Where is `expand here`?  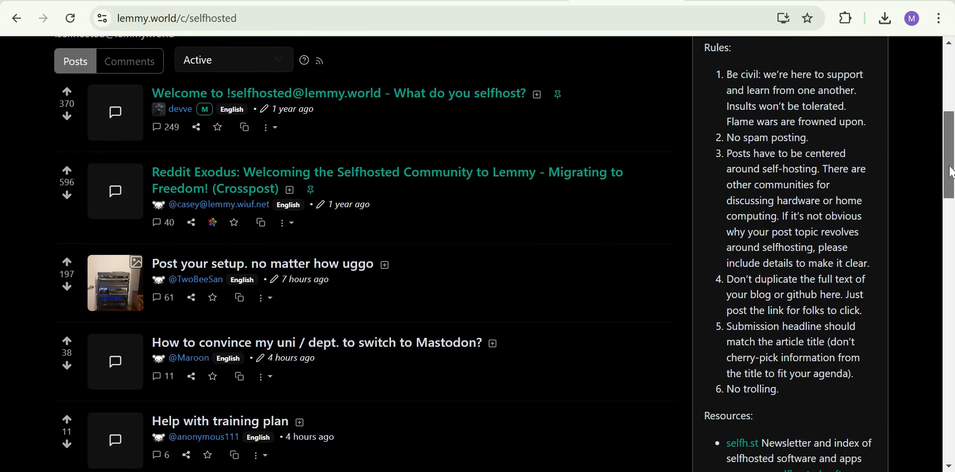 expand here is located at coordinates (115, 282).